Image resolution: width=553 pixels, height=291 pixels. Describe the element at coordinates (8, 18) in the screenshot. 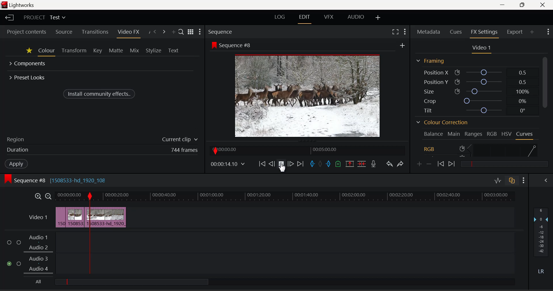

I see `Back to Homepage` at that location.